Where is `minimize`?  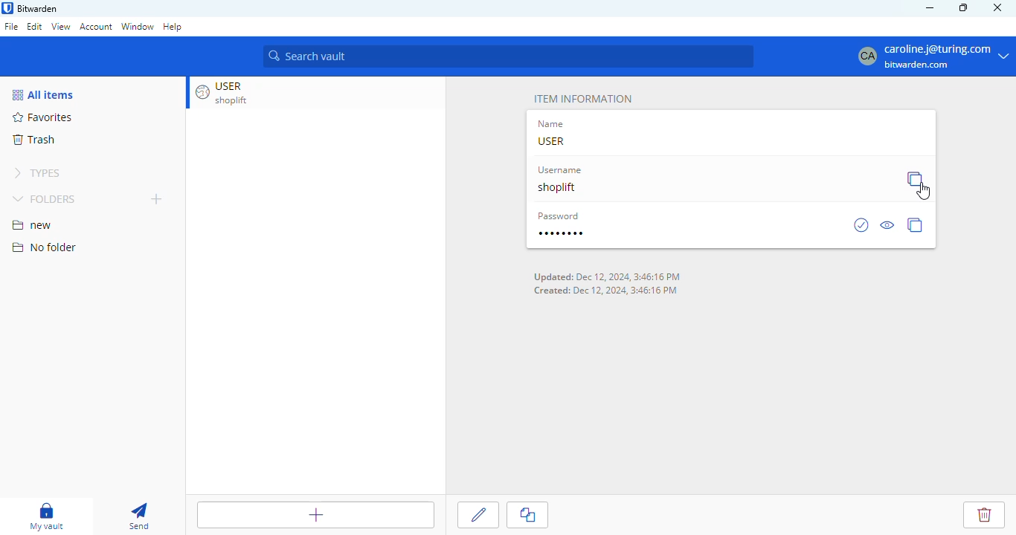
minimize is located at coordinates (930, 8).